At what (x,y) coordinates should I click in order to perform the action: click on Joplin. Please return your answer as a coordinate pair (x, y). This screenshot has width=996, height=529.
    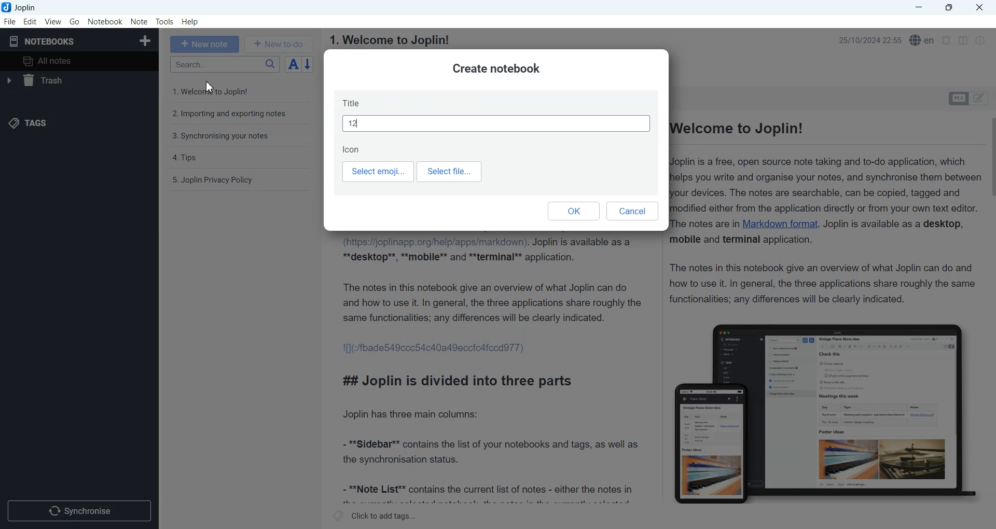
    Looking at the image, I should click on (22, 7).